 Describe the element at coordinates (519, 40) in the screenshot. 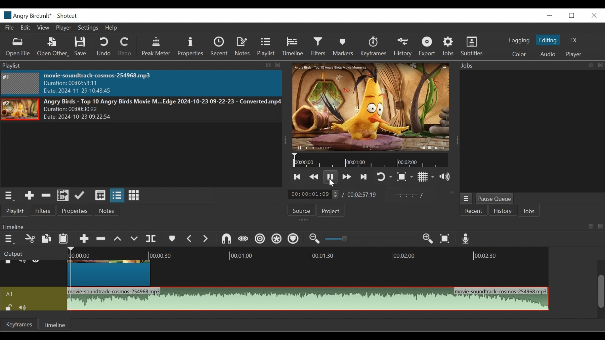

I see `logging` at that location.